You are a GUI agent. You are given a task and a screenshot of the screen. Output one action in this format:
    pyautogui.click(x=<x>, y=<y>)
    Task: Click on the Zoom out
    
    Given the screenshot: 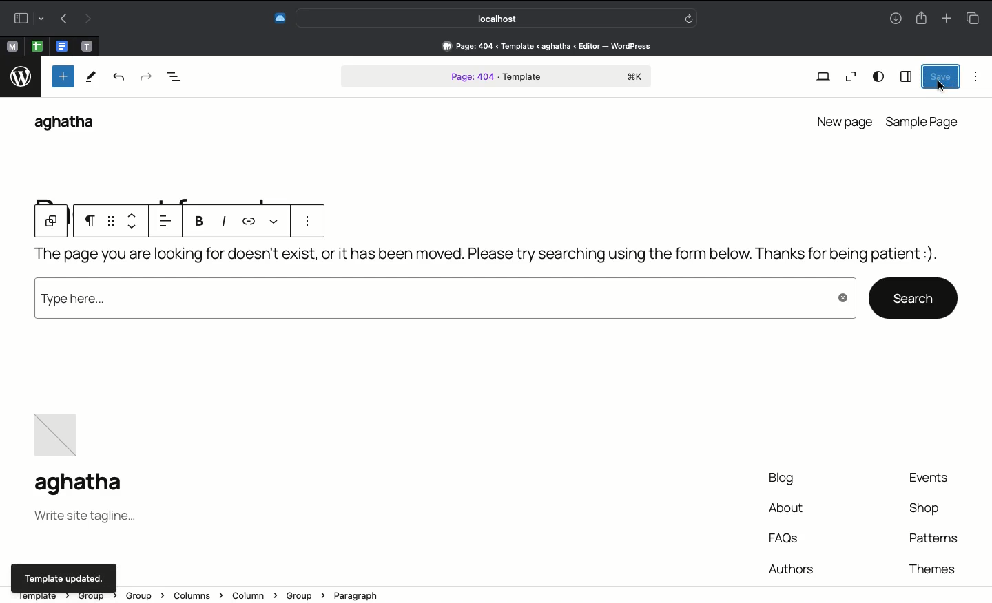 What is the action you would take?
    pyautogui.click(x=849, y=77)
    